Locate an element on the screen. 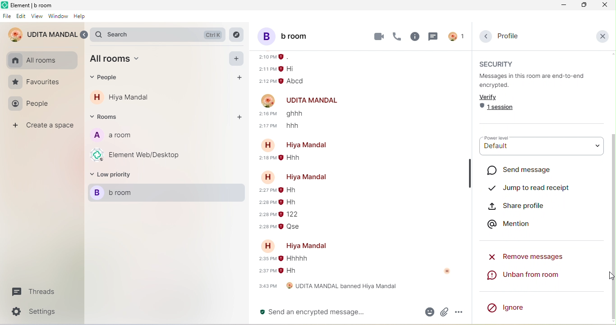  favourites is located at coordinates (35, 82).